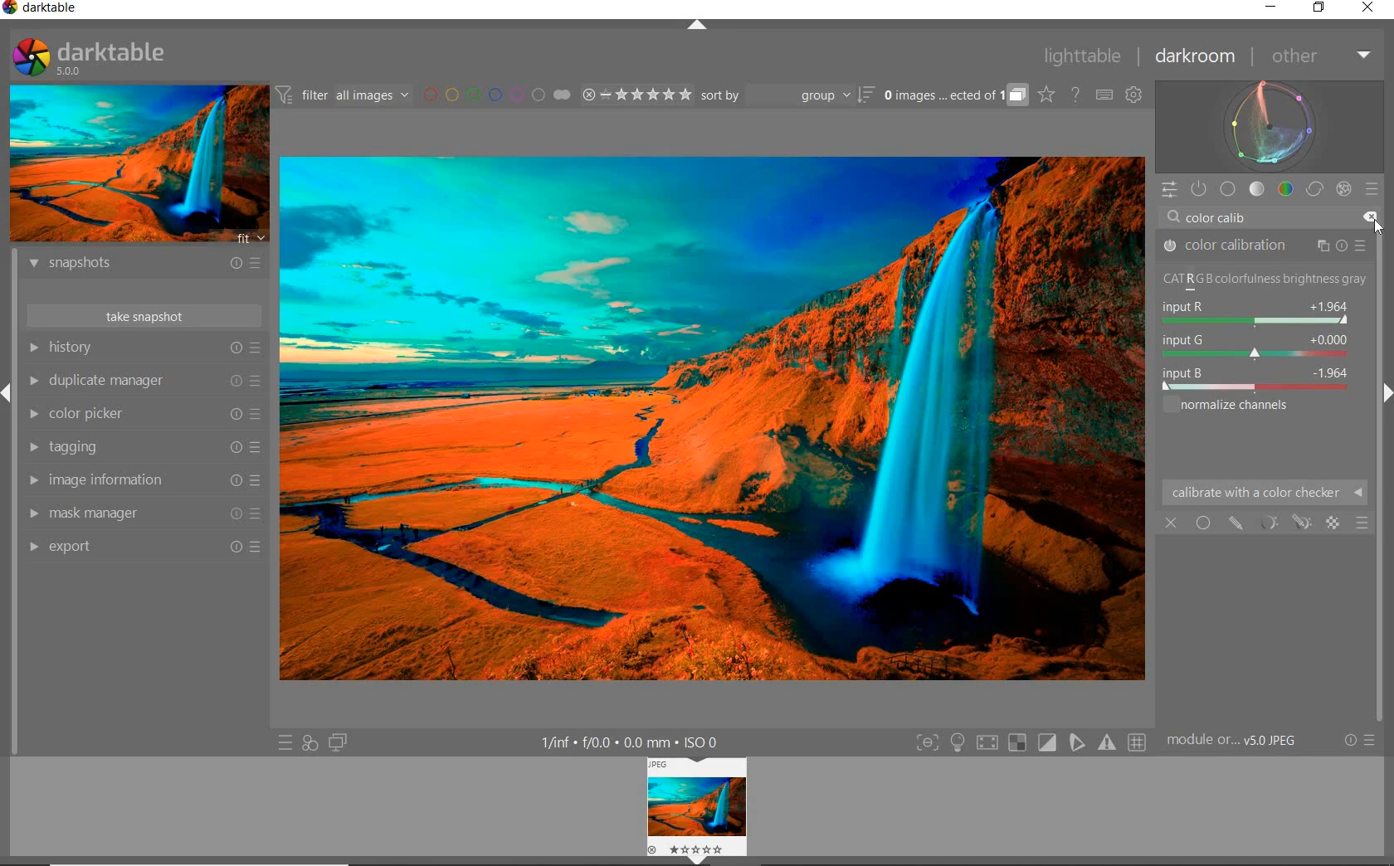 The image size is (1394, 866). Describe the element at coordinates (1264, 246) in the screenshot. I see `COLOR CALIBRATION` at that location.